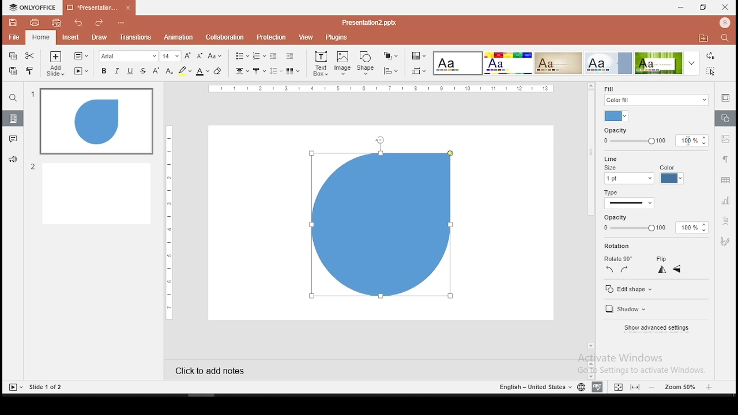 This screenshot has height=415, width=738. What do you see at coordinates (96, 23) in the screenshot?
I see `redo` at bounding box center [96, 23].